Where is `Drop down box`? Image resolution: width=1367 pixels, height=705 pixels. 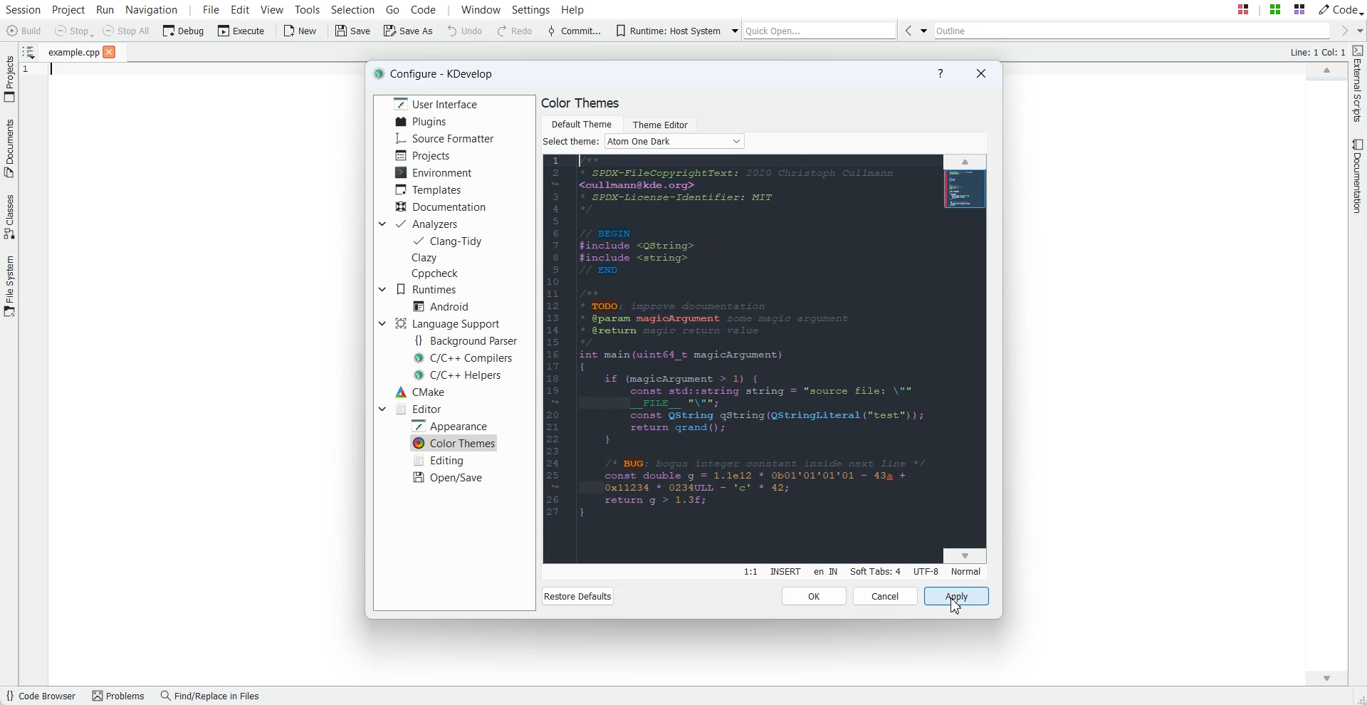 Drop down box is located at coordinates (381, 224).